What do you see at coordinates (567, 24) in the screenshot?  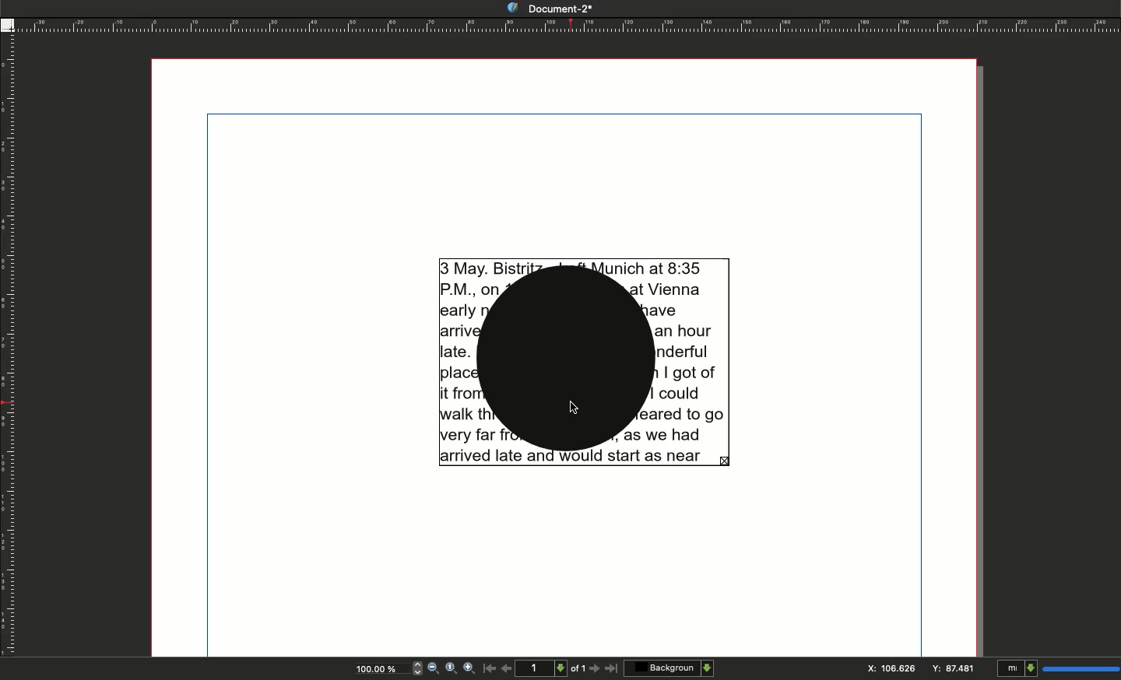 I see `Ruler` at bounding box center [567, 24].